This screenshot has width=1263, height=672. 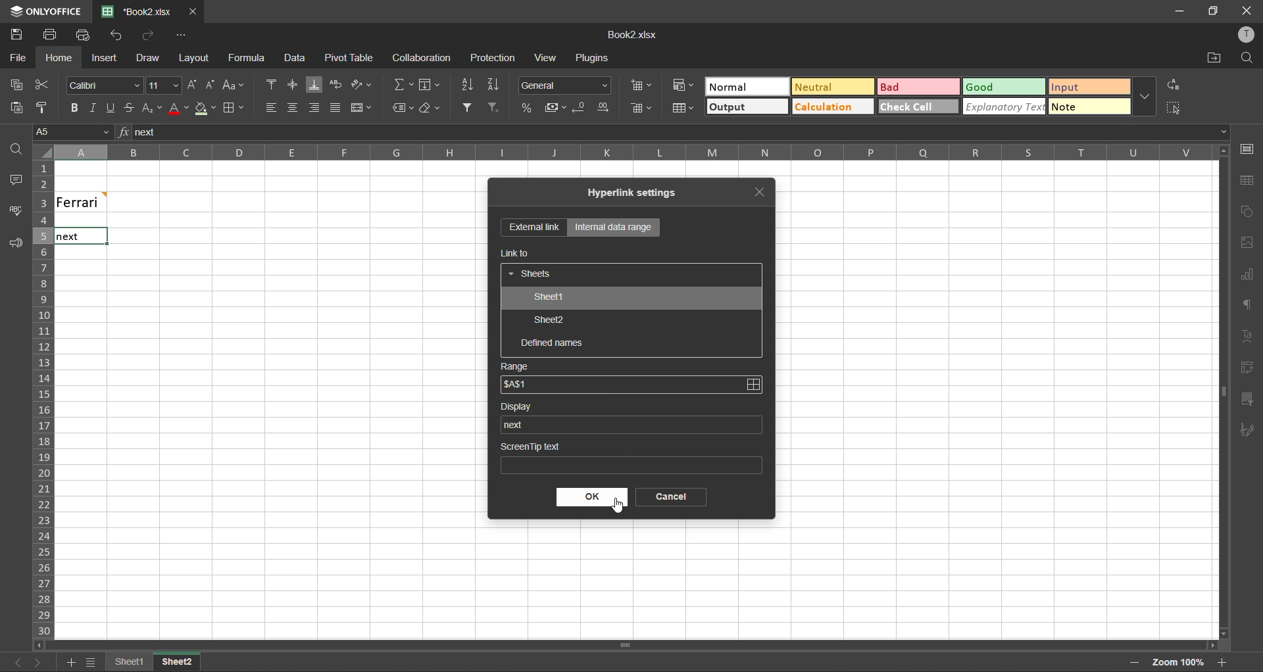 I want to click on draw, so click(x=148, y=60).